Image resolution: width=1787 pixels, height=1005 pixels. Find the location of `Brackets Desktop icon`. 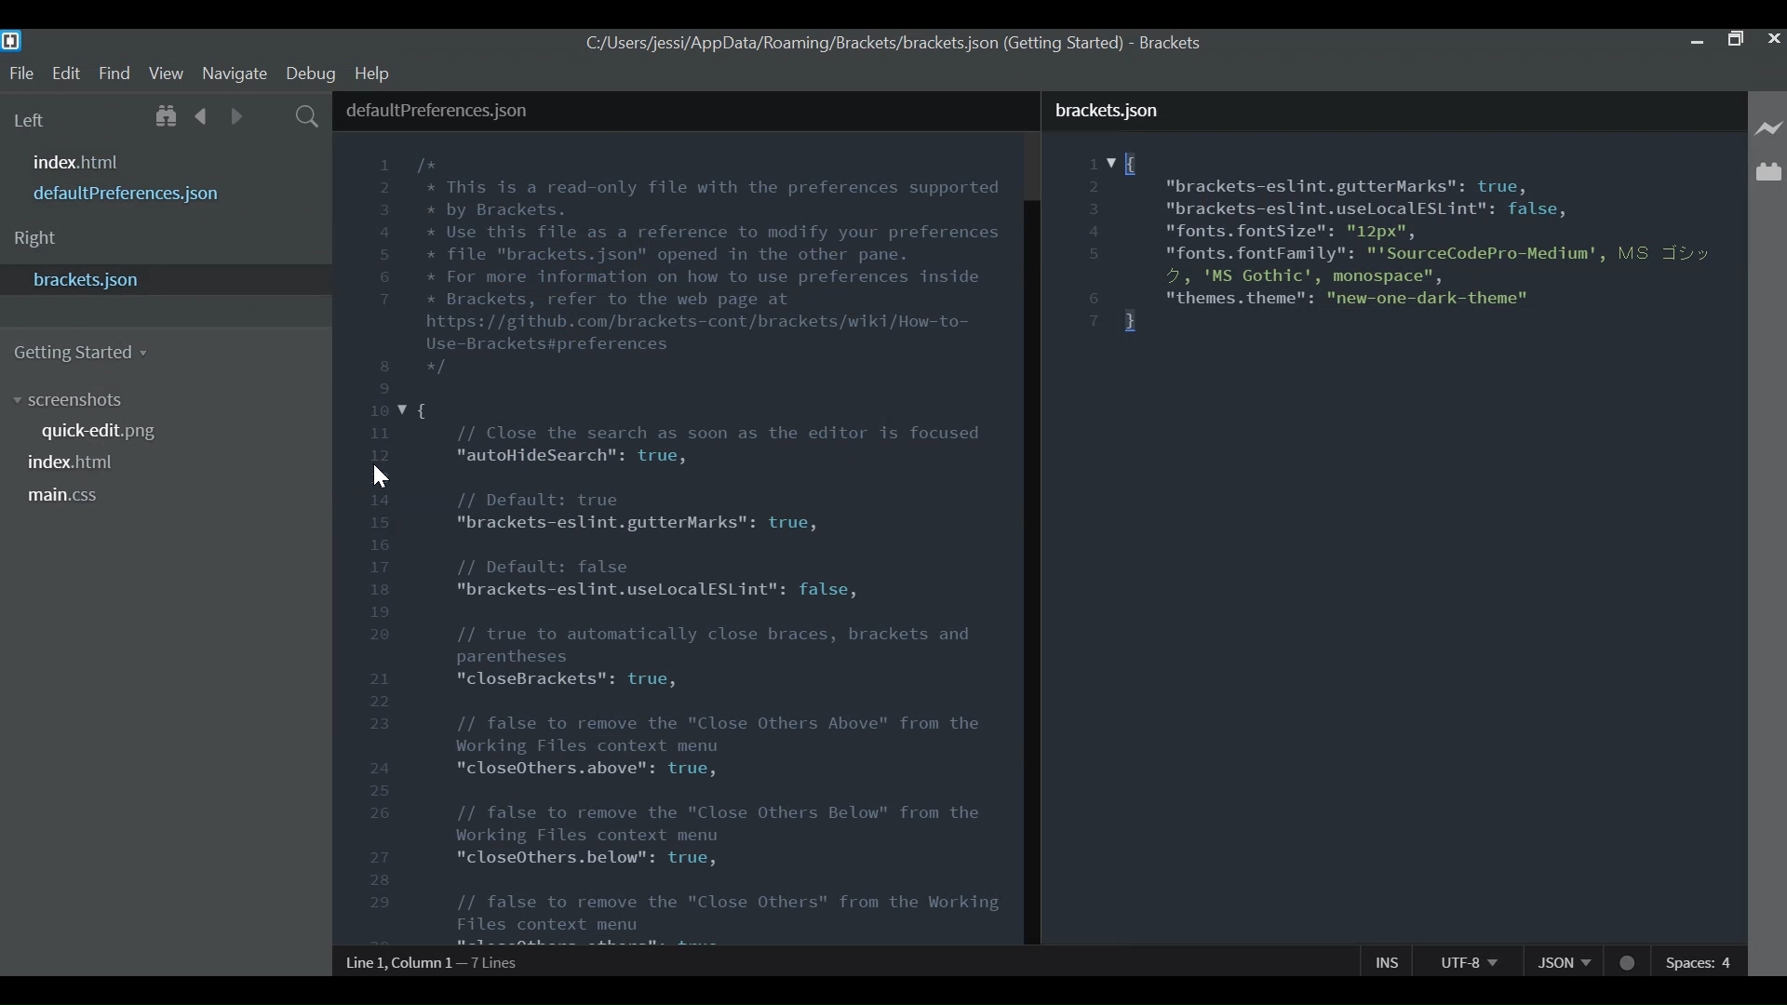

Brackets Desktop icon is located at coordinates (11, 41).